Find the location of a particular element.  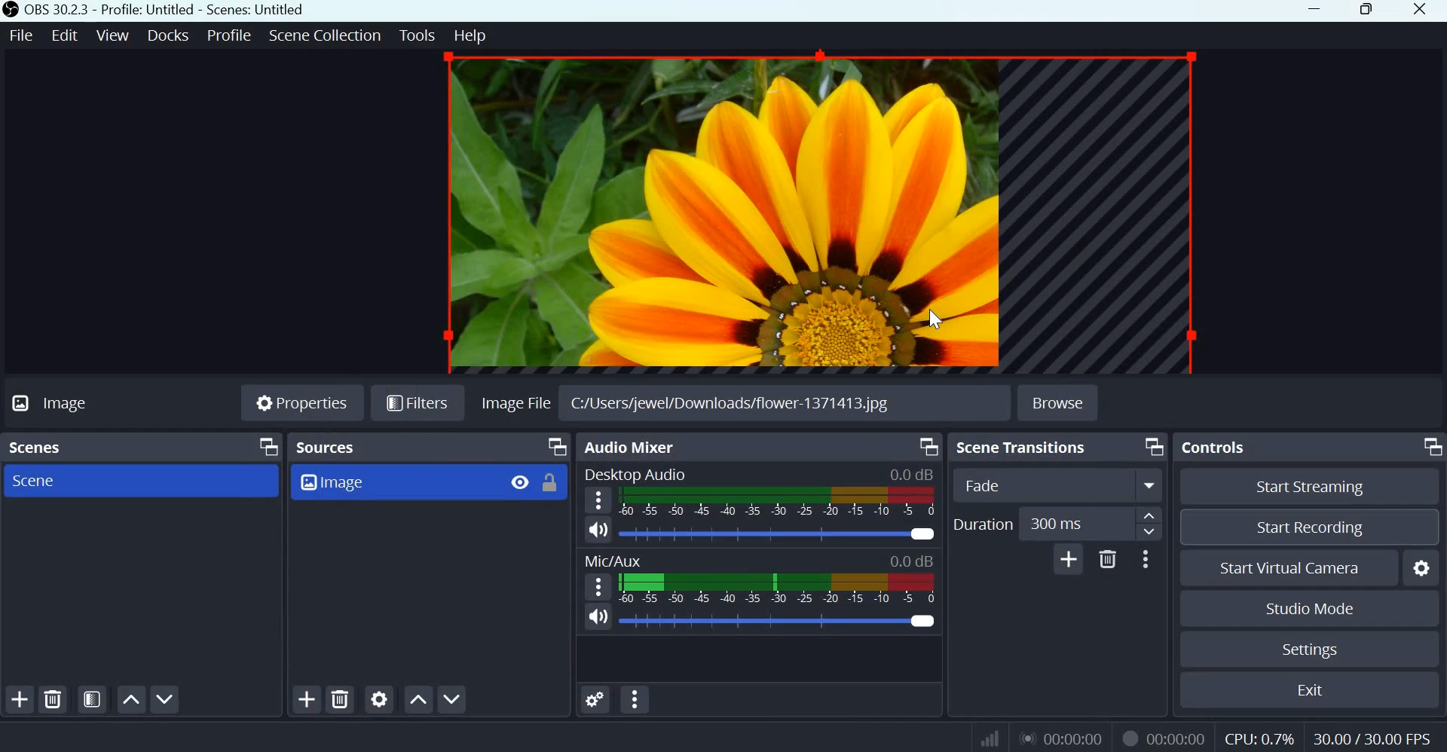

increase is located at coordinates (1154, 516).